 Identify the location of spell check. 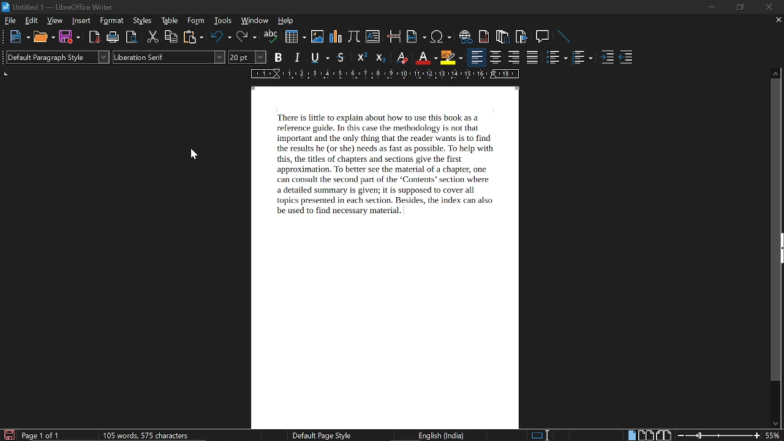
(271, 36).